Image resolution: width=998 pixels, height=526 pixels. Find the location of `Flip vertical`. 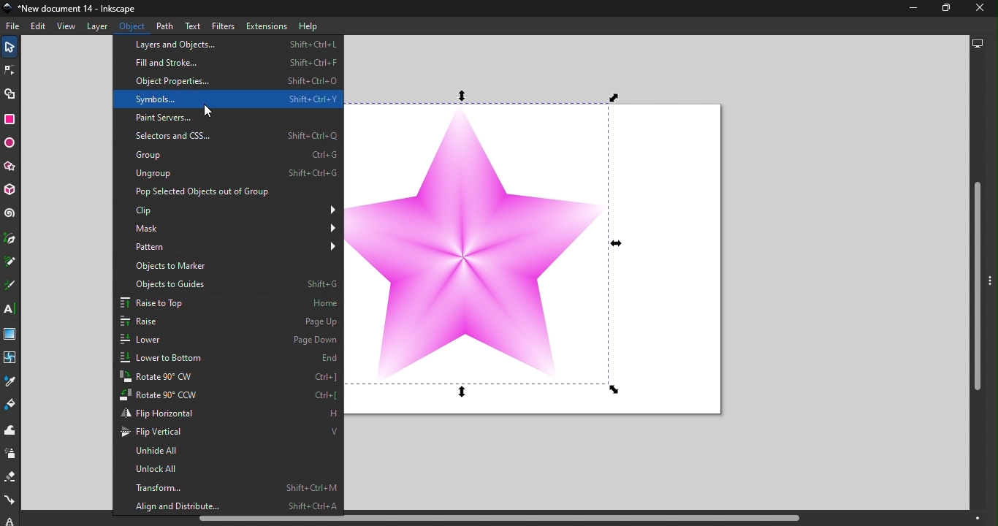

Flip vertical is located at coordinates (229, 432).